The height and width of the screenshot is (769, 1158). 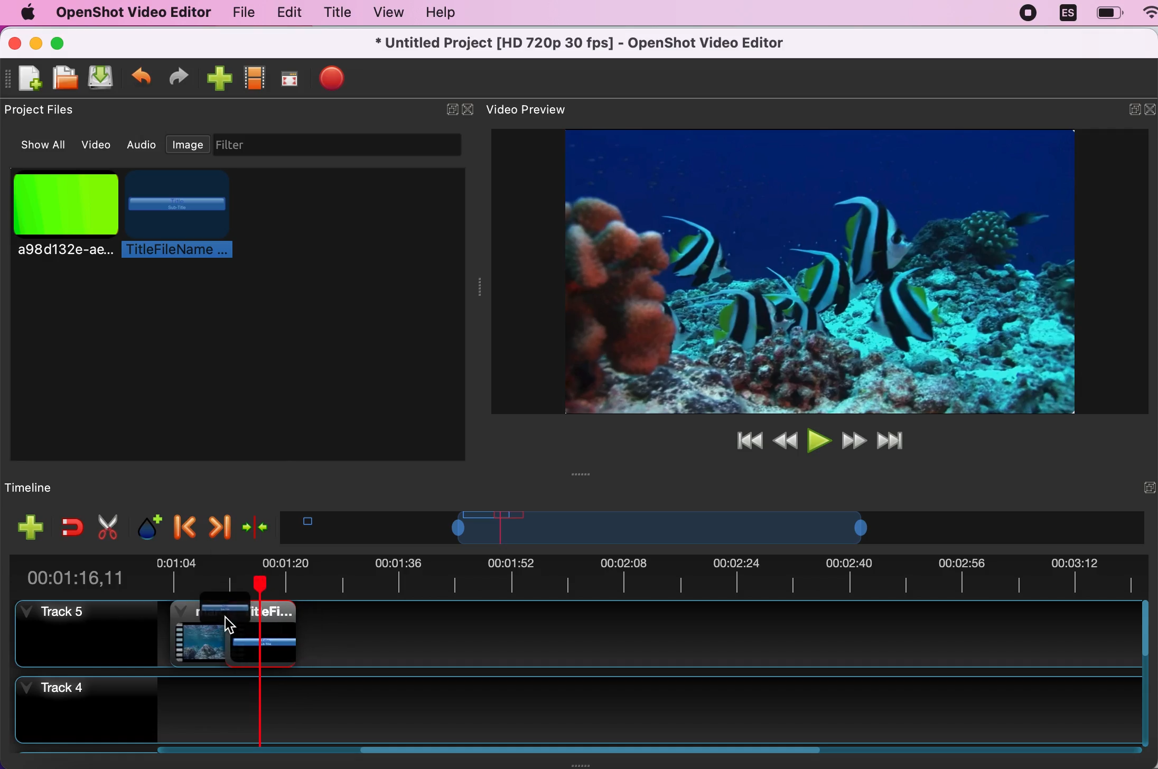 I want to click on hide/expand, so click(x=1129, y=486).